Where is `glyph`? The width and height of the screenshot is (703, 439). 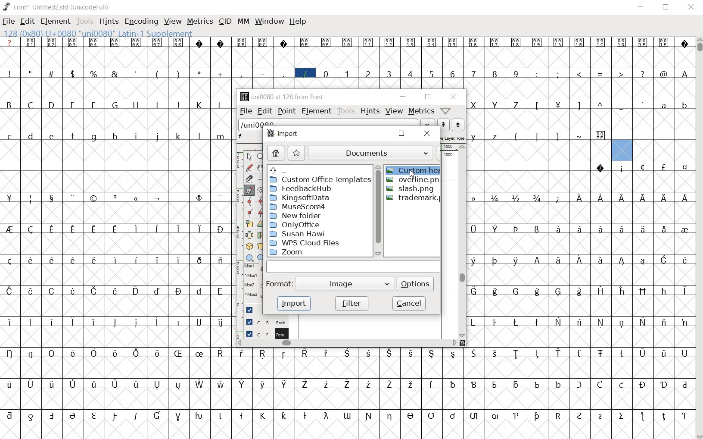
glyph is located at coordinates (73, 384).